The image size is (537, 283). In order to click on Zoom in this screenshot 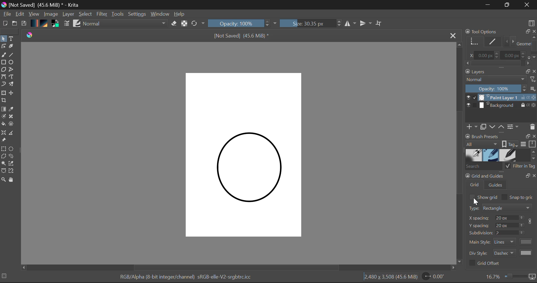, I will do `click(3, 179)`.